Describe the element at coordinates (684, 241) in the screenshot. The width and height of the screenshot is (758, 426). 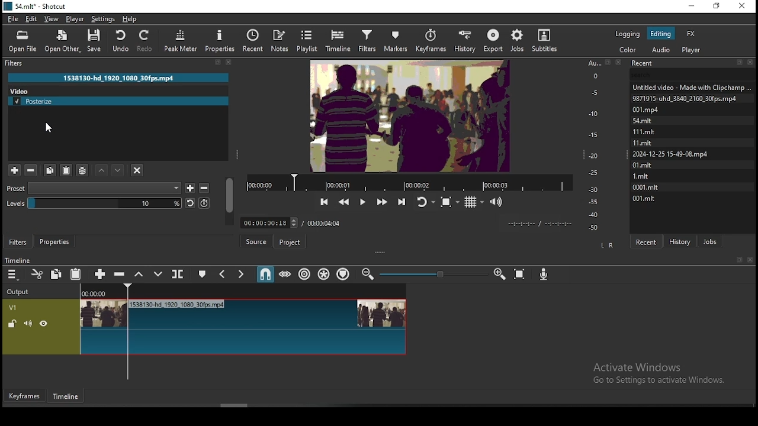
I see `history` at that location.